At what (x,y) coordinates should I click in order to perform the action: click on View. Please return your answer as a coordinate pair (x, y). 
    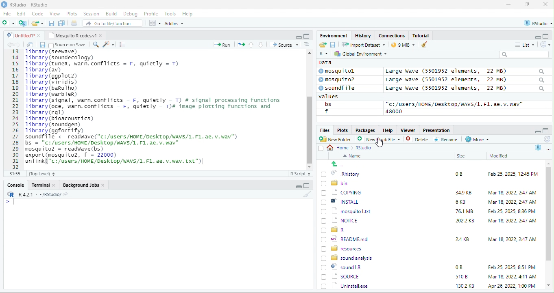
    Looking at the image, I should click on (54, 14).